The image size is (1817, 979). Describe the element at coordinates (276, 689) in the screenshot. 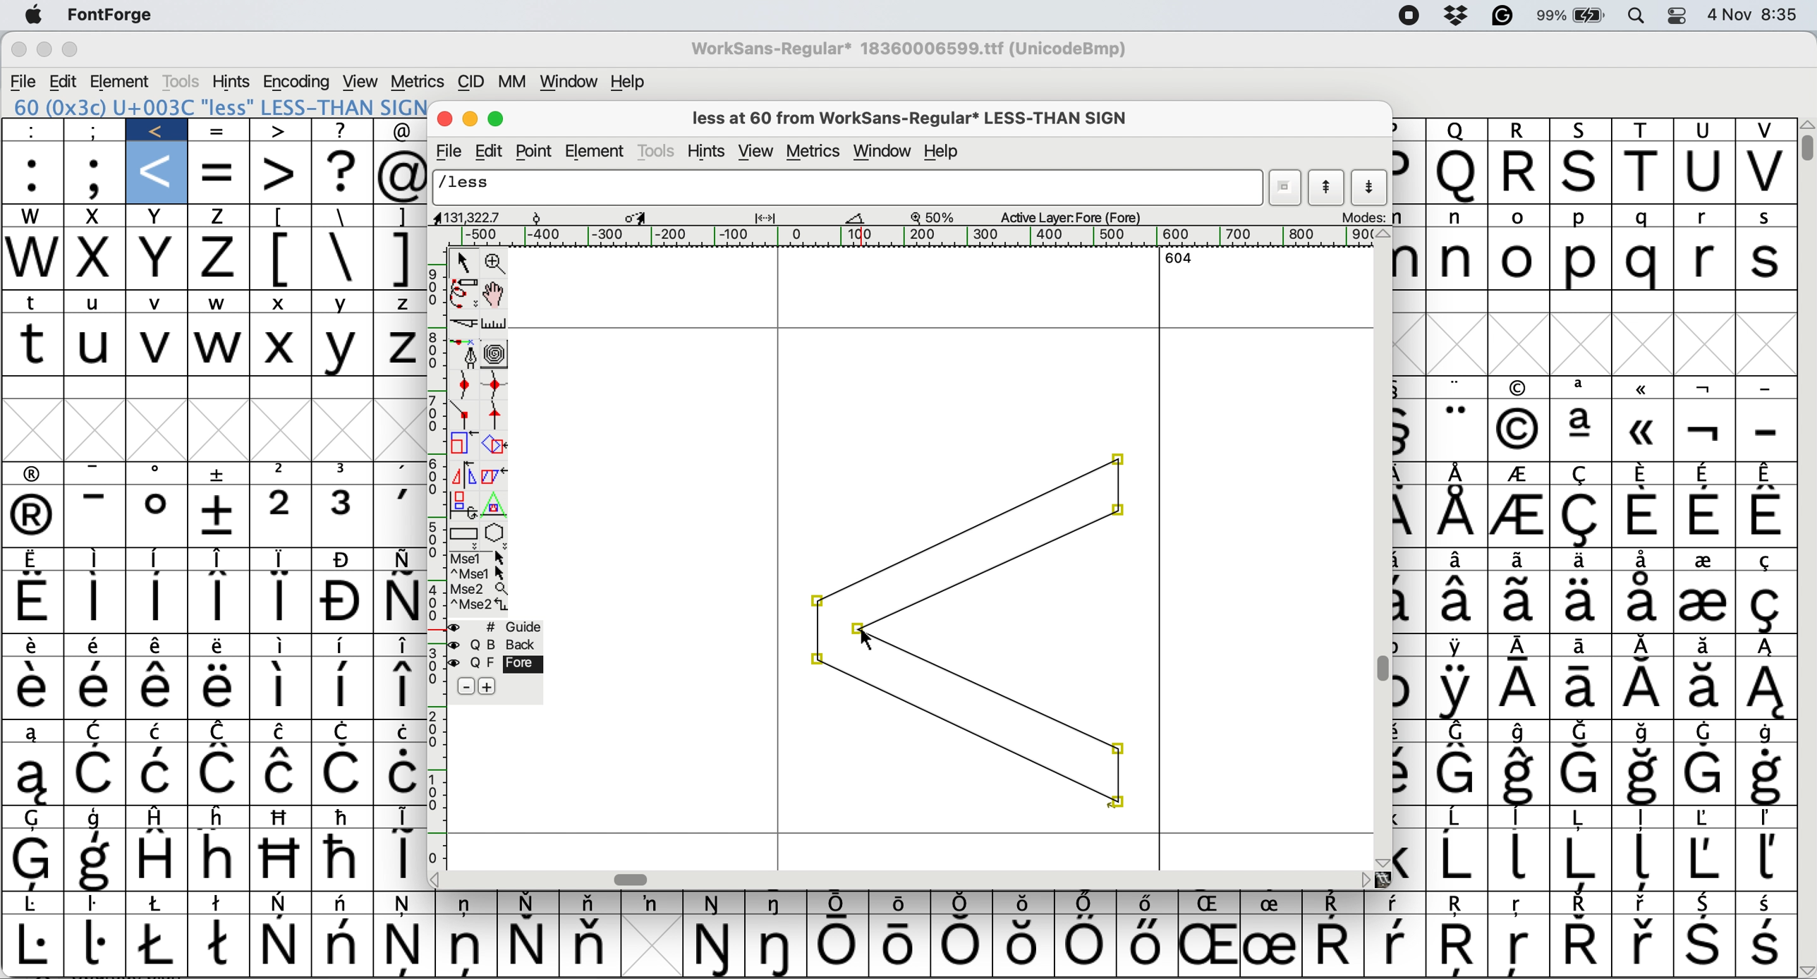

I see `Symbol` at that location.